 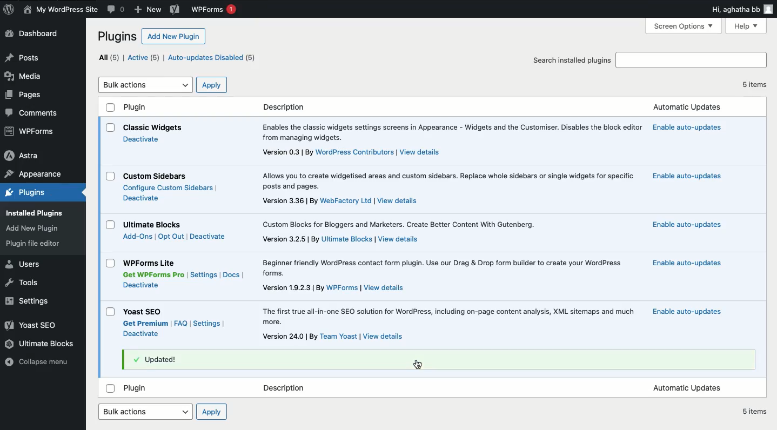 I want to click on Plugin, so click(x=155, y=225).